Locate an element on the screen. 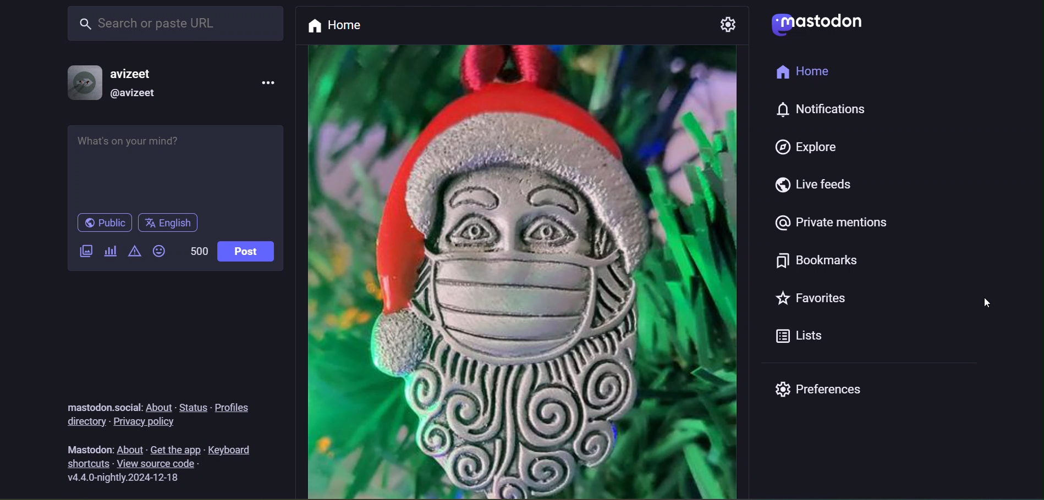 This screenshot has width=1044, height=500. home is located at coordinates (339, 24).